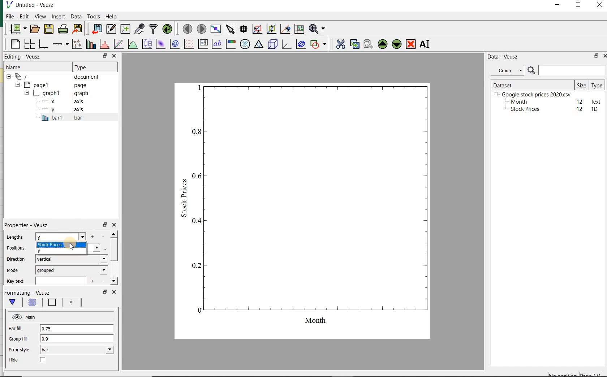 This screenshot has width=607, height=377. What do you see at coordinates (61, 110) in the screenshot?
I see `y-axis` at bounding box center [61, 110].